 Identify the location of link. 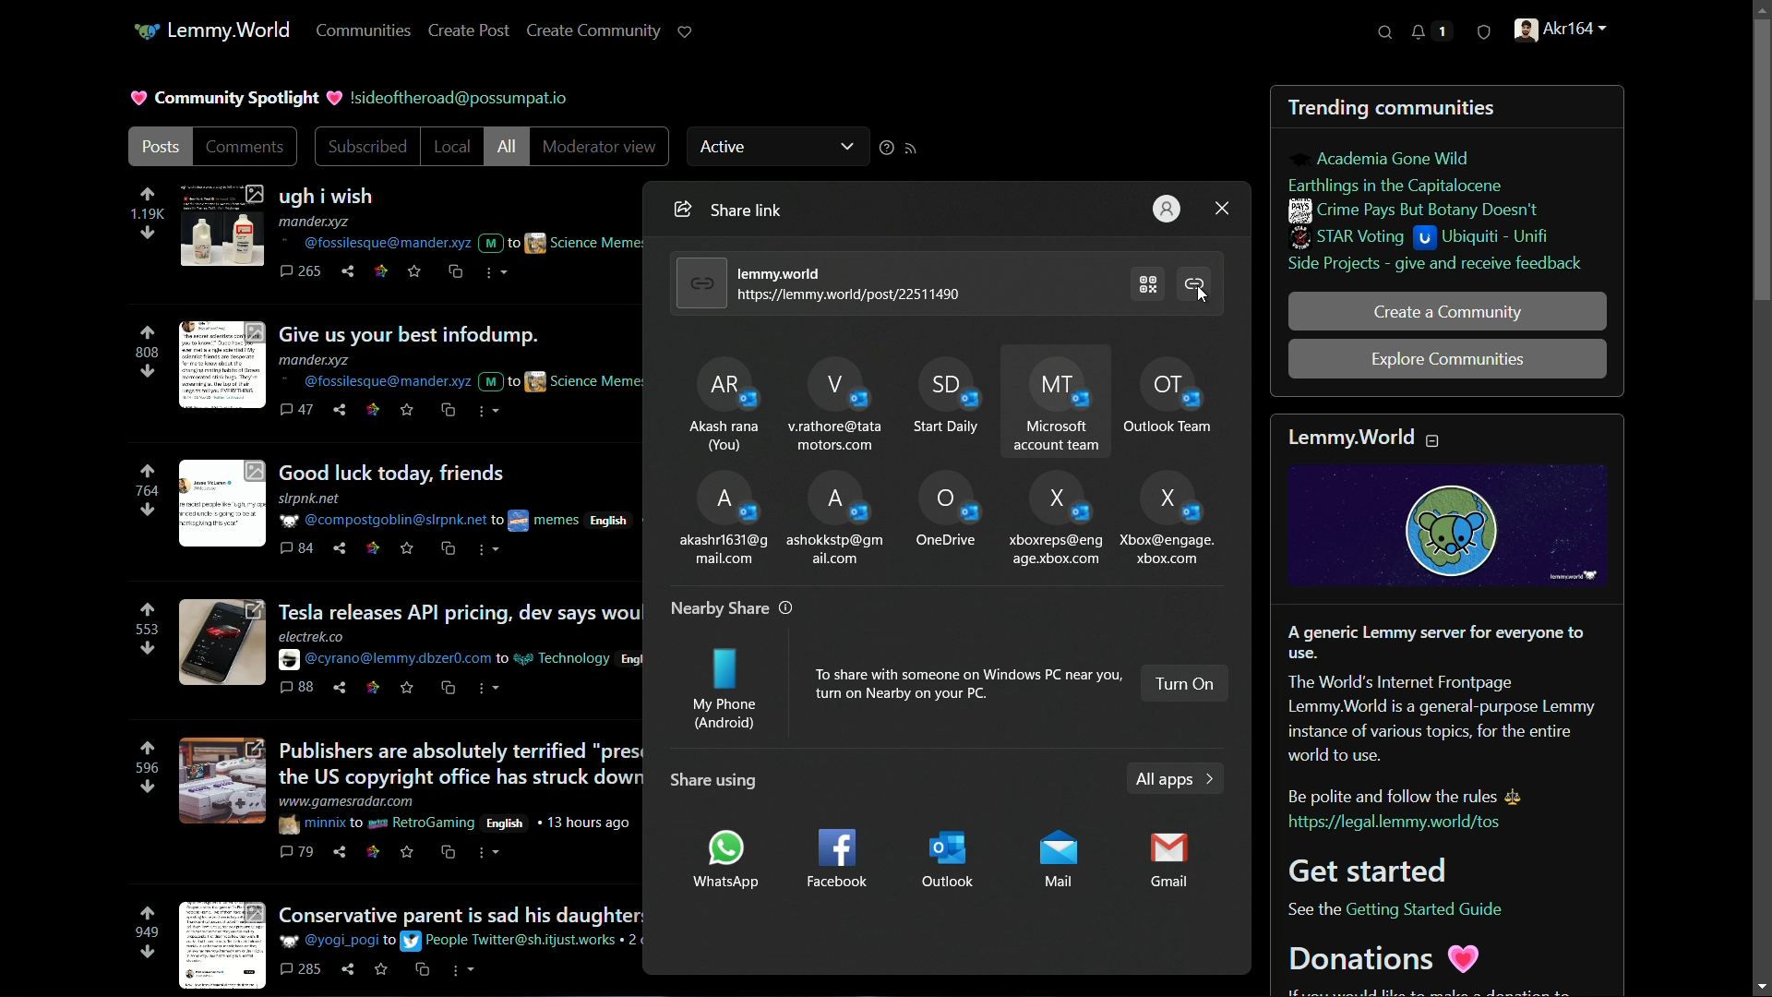
(370, 689).